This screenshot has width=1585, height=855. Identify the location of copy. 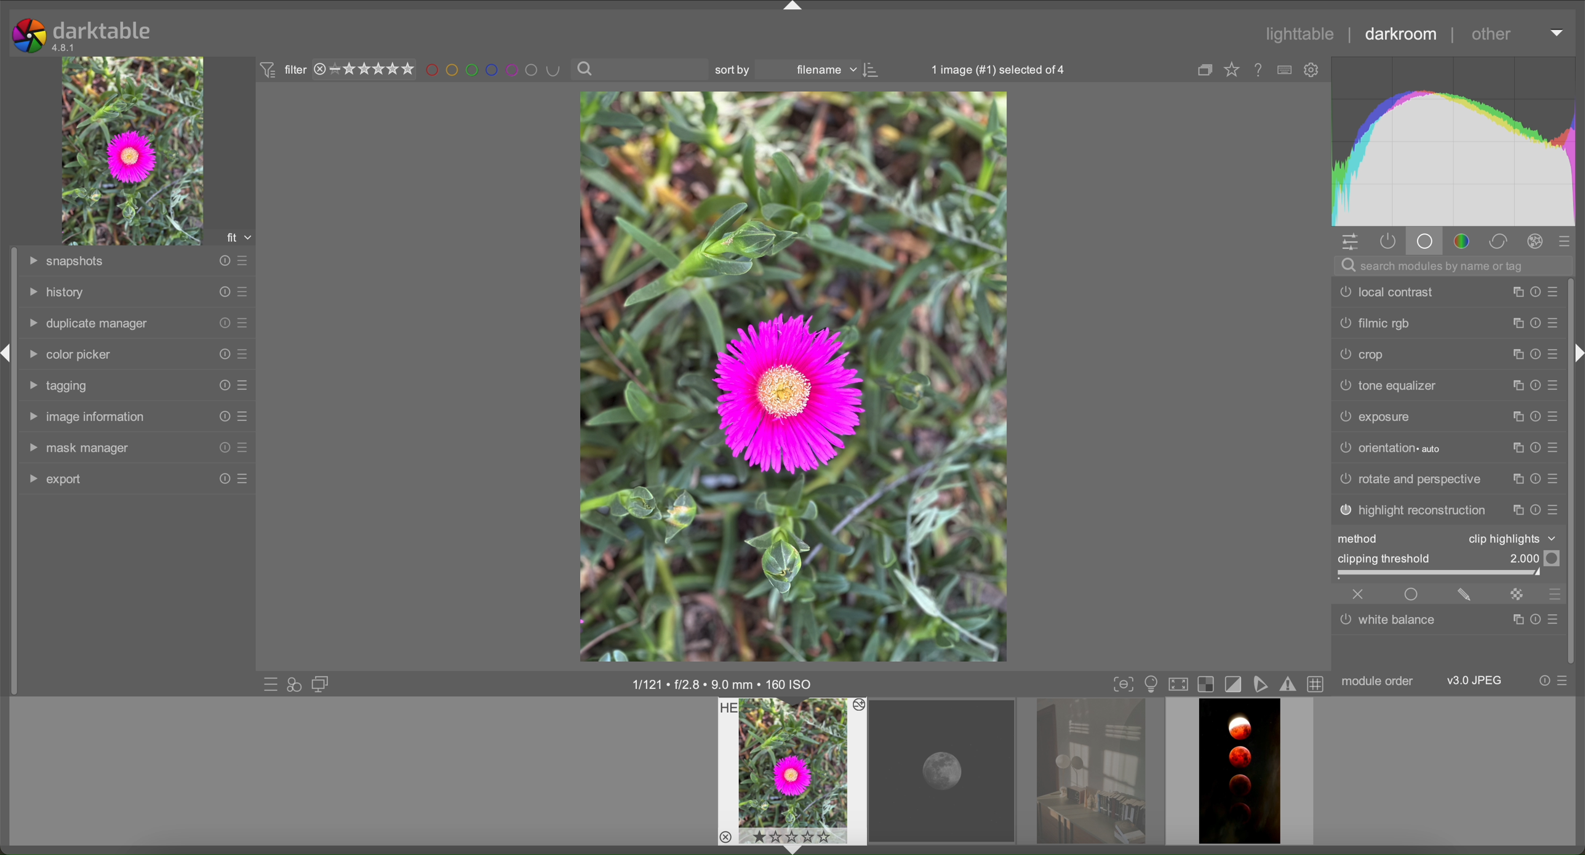
(1515, 294).